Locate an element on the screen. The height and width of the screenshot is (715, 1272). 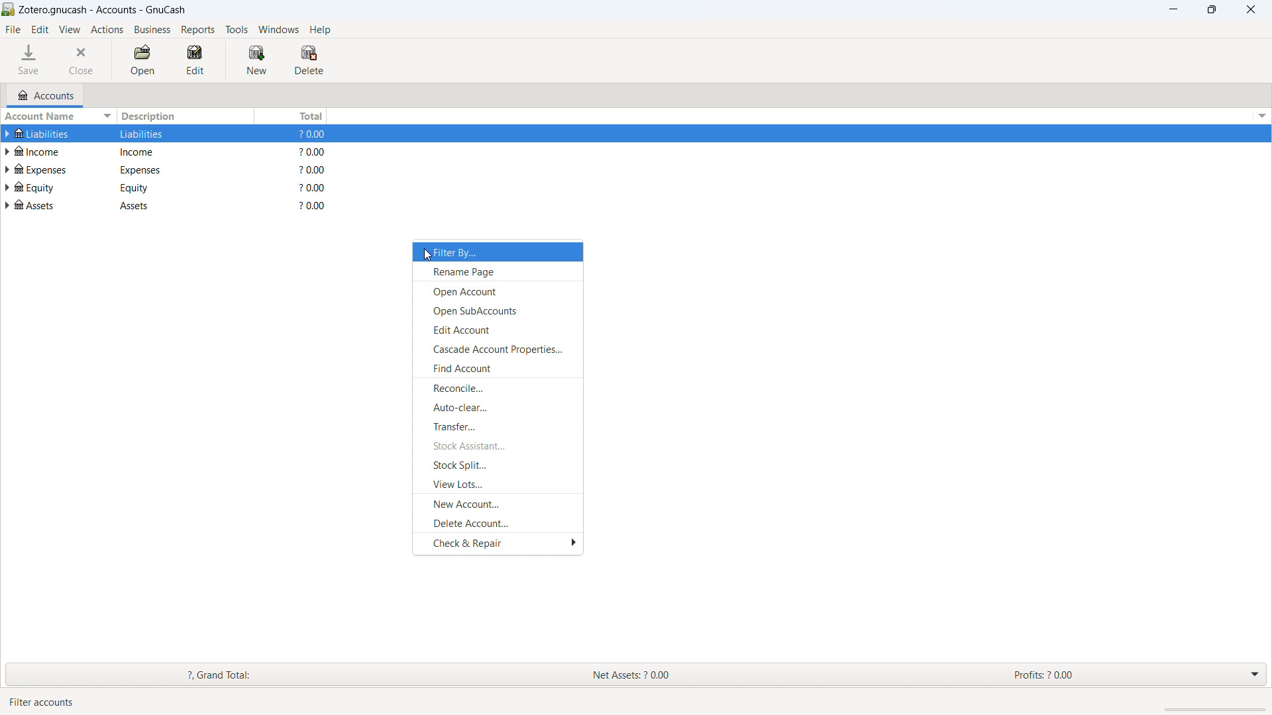
file is located at coordinates (13, 29).